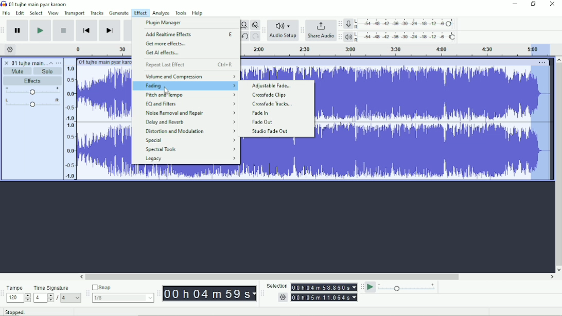  What do you see at coordinates (32, 91) in the screenshot?
I see `Volume` at bounding box center [32, 91].